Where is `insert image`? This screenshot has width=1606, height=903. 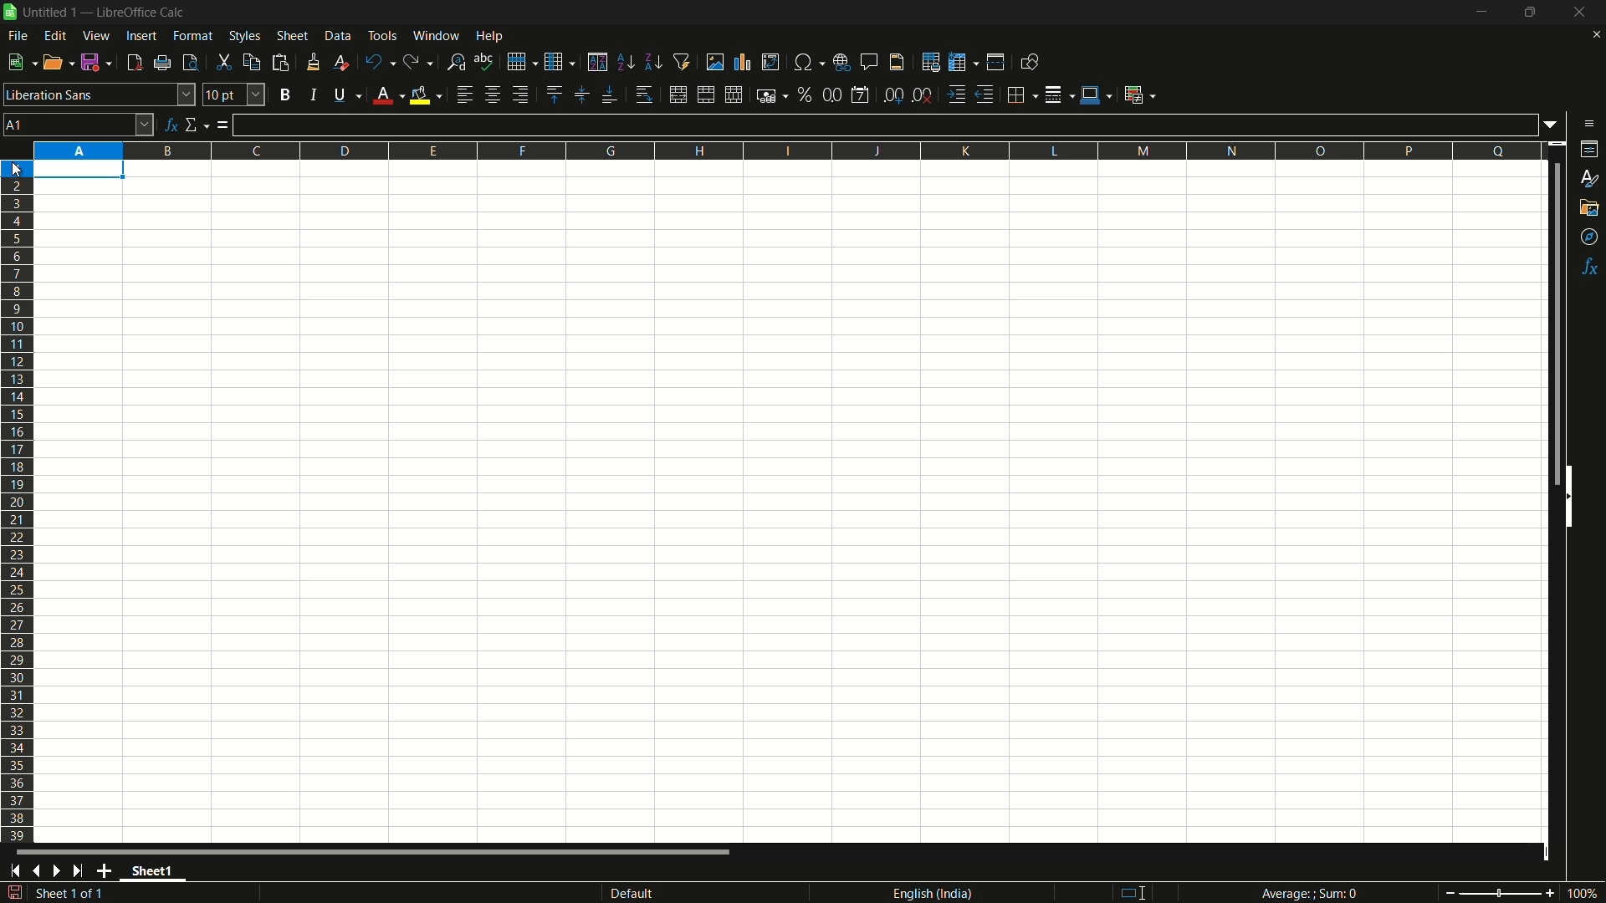
insert image is located at coordinates (715, 61).